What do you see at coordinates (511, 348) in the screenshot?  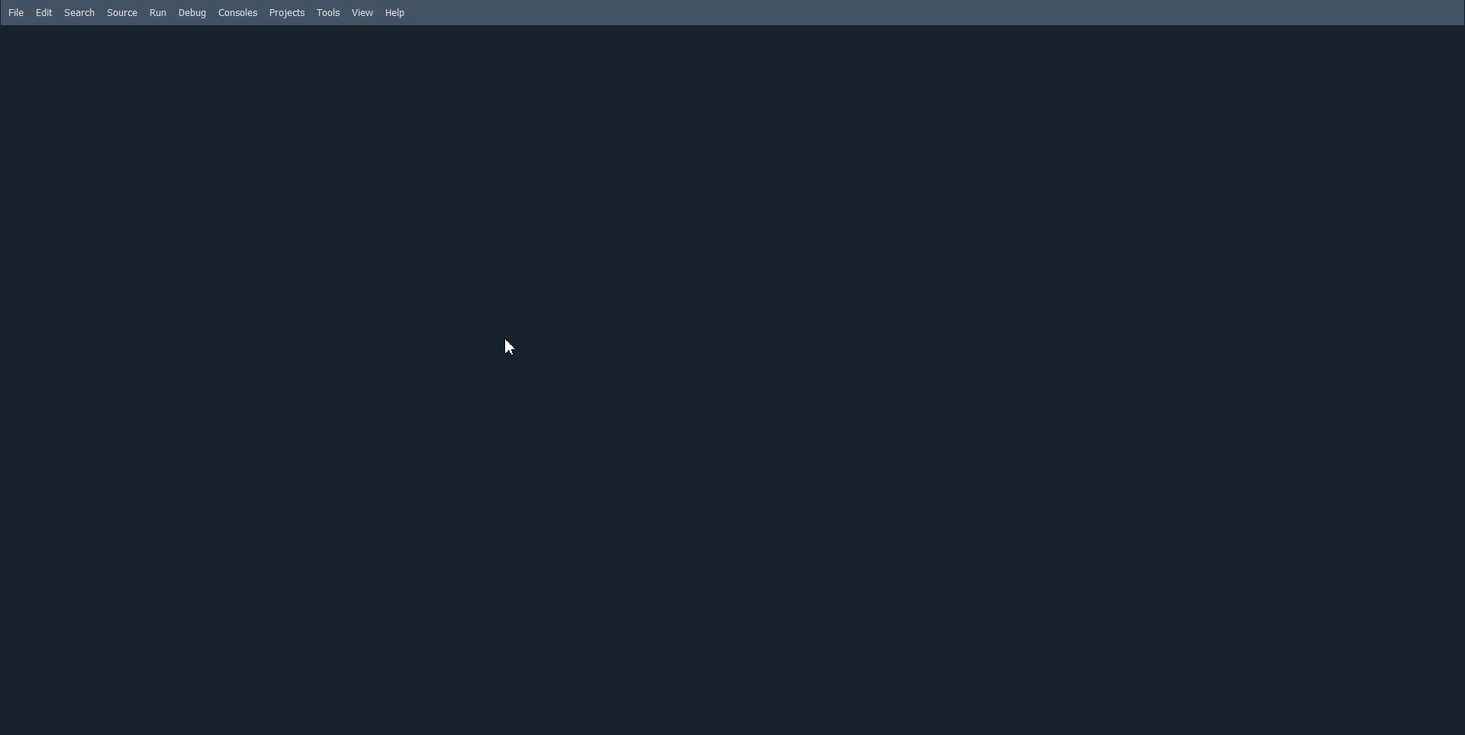 I see `Cursor` at bounding box center [511, 348].